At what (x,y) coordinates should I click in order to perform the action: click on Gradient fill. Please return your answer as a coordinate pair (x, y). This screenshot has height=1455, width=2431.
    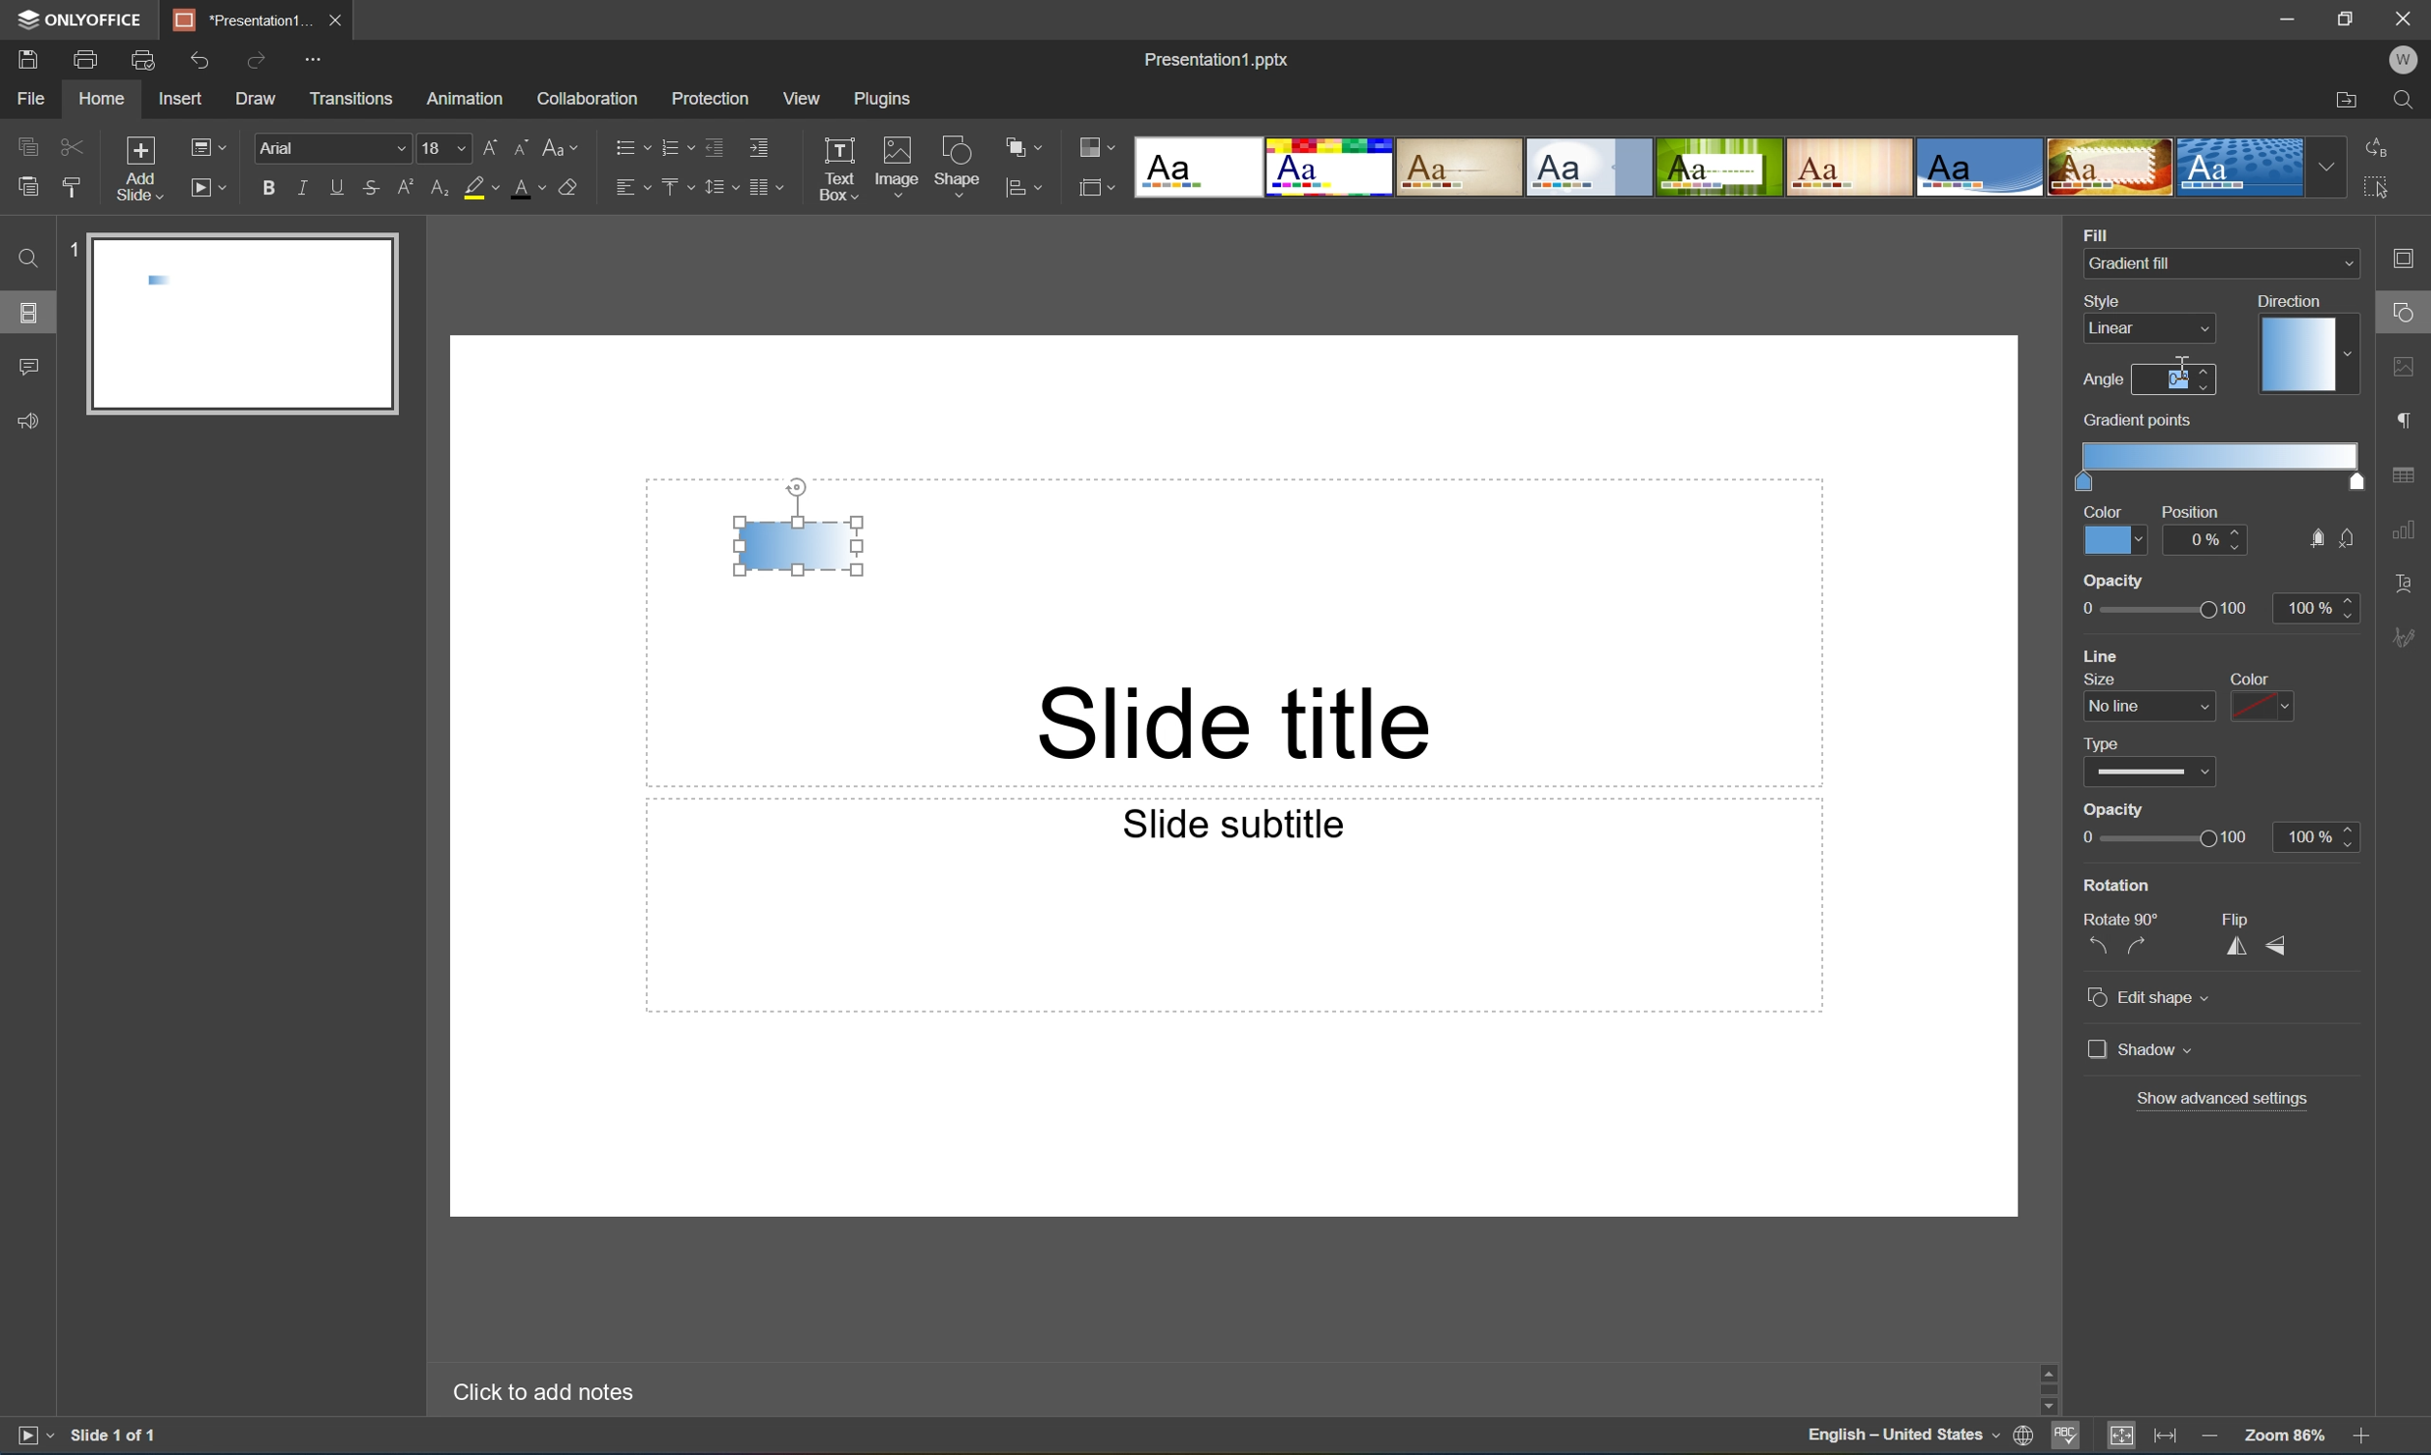
    Looking at the image, I should click on (800, 545).